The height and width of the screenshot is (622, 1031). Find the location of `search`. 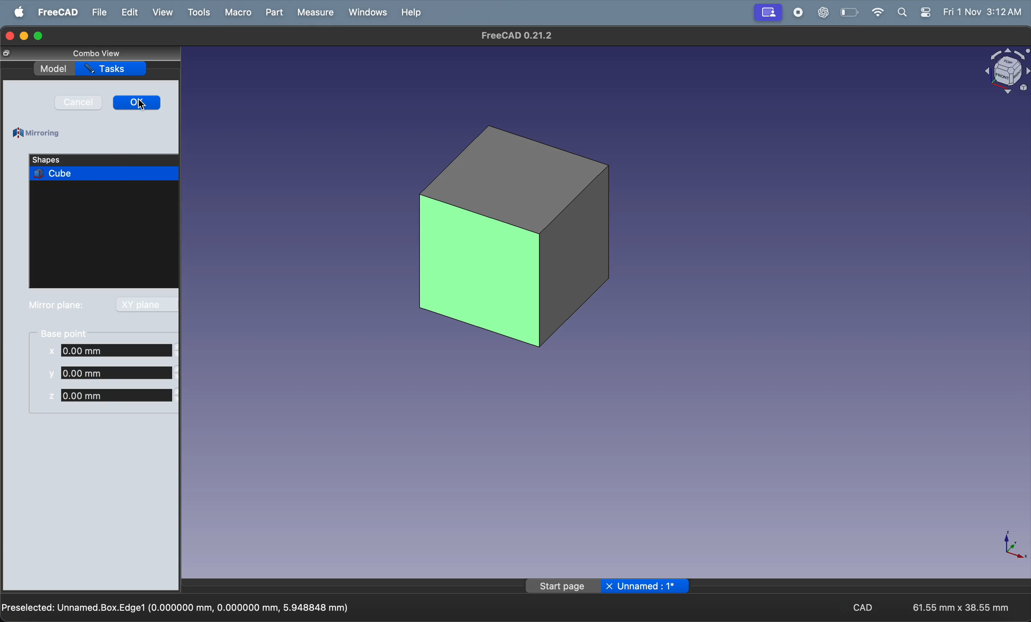

search is located at coordinates (901, 13).